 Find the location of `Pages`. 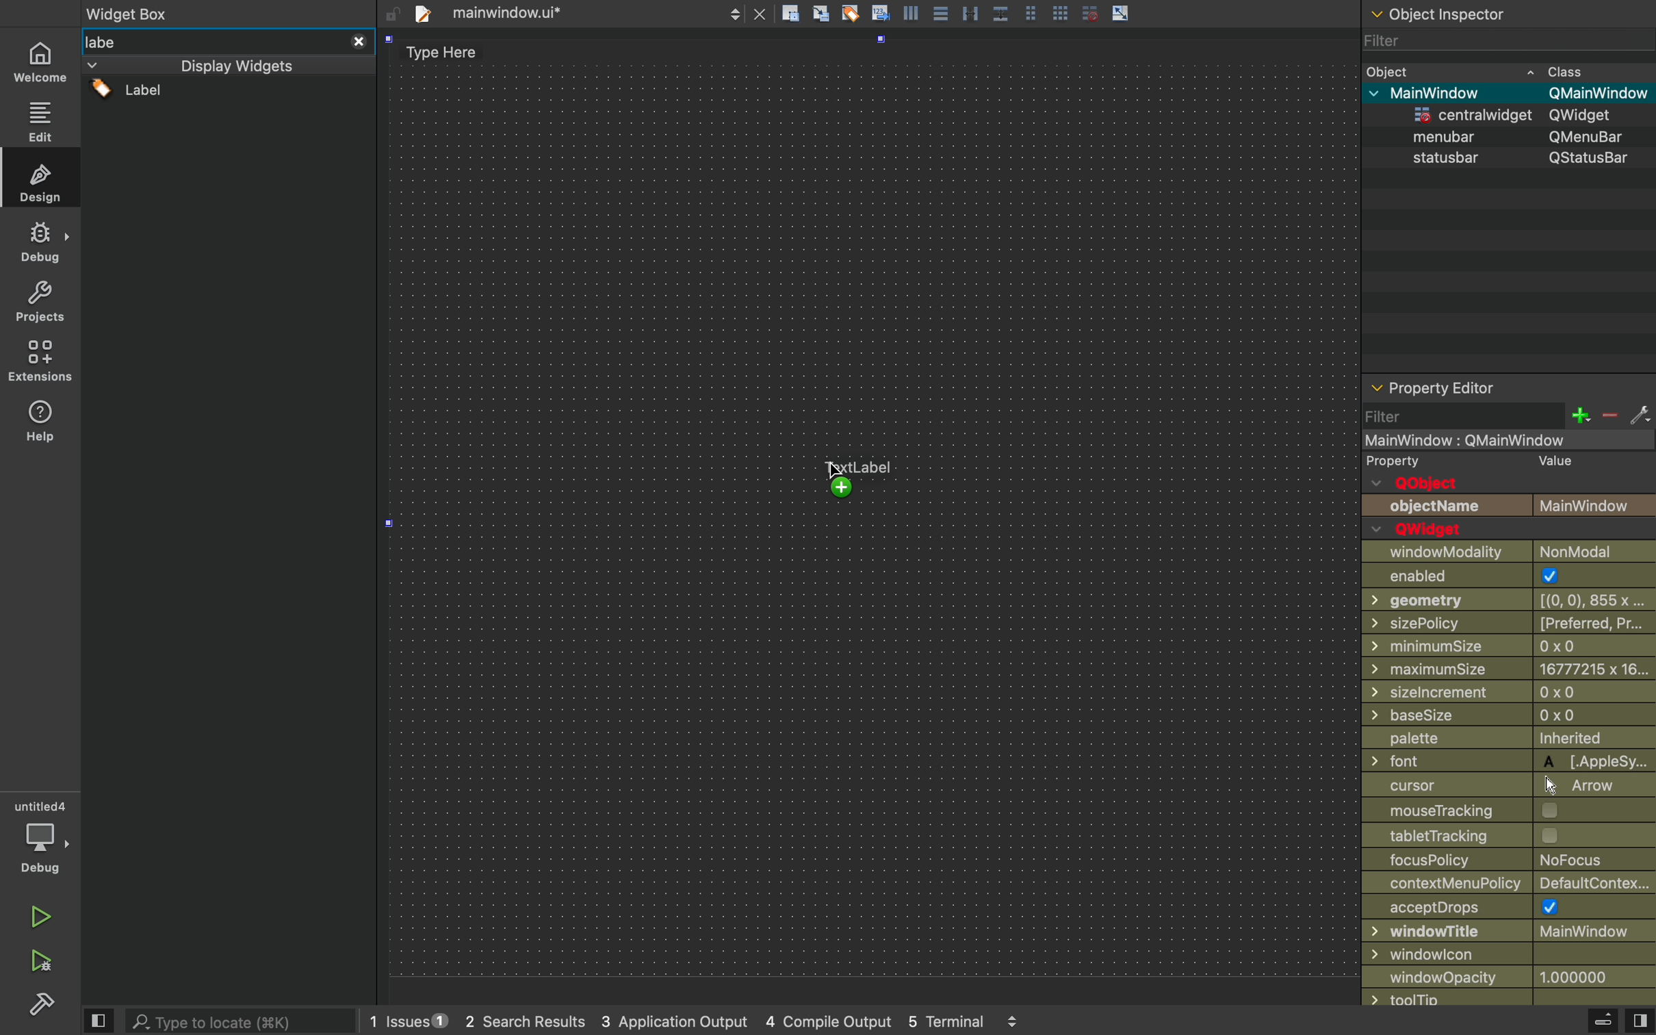

Pages is located at coordinates (1035, 12).